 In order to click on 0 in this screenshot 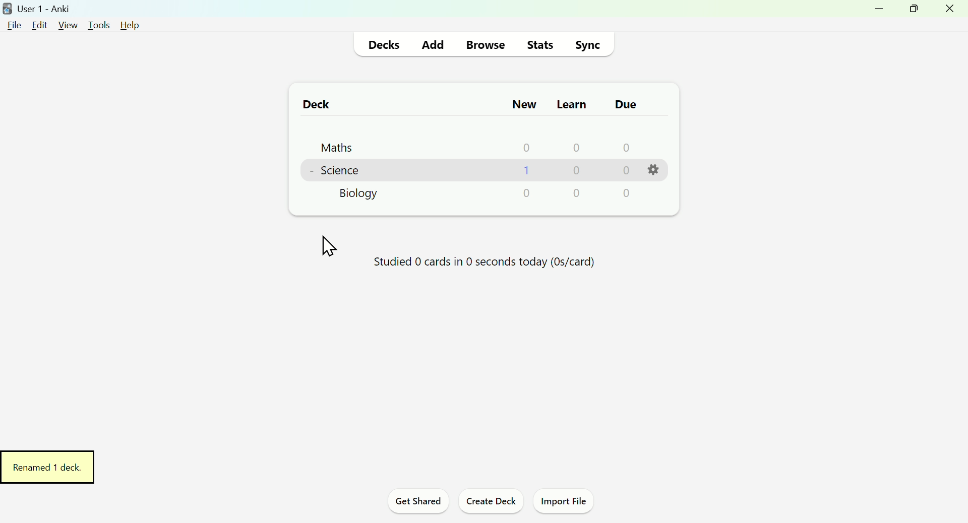, I will do `click(578, 171)`.